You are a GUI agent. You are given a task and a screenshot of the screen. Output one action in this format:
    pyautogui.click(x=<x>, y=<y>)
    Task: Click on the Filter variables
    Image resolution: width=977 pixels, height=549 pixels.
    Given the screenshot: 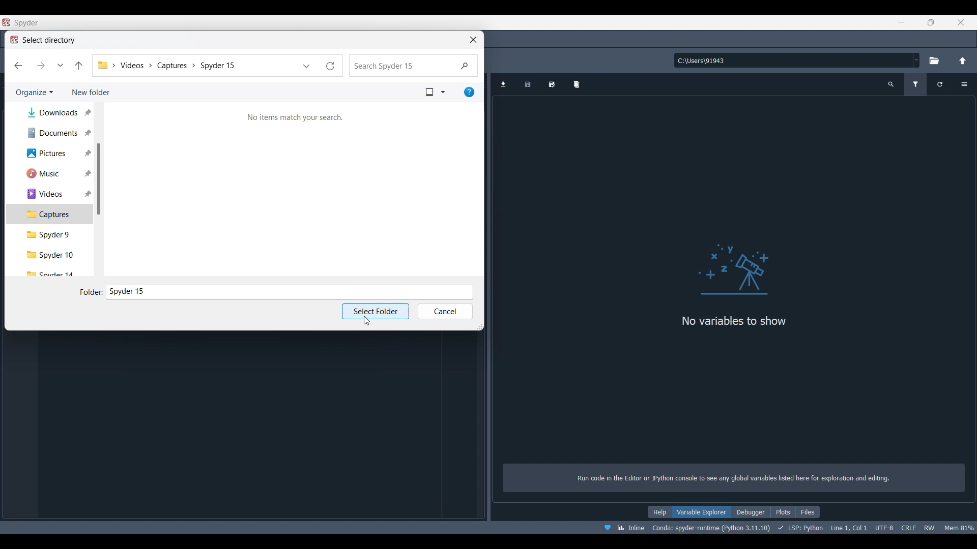 What is the action you would take?
    pyautogui.click(x=916, y=84)
    